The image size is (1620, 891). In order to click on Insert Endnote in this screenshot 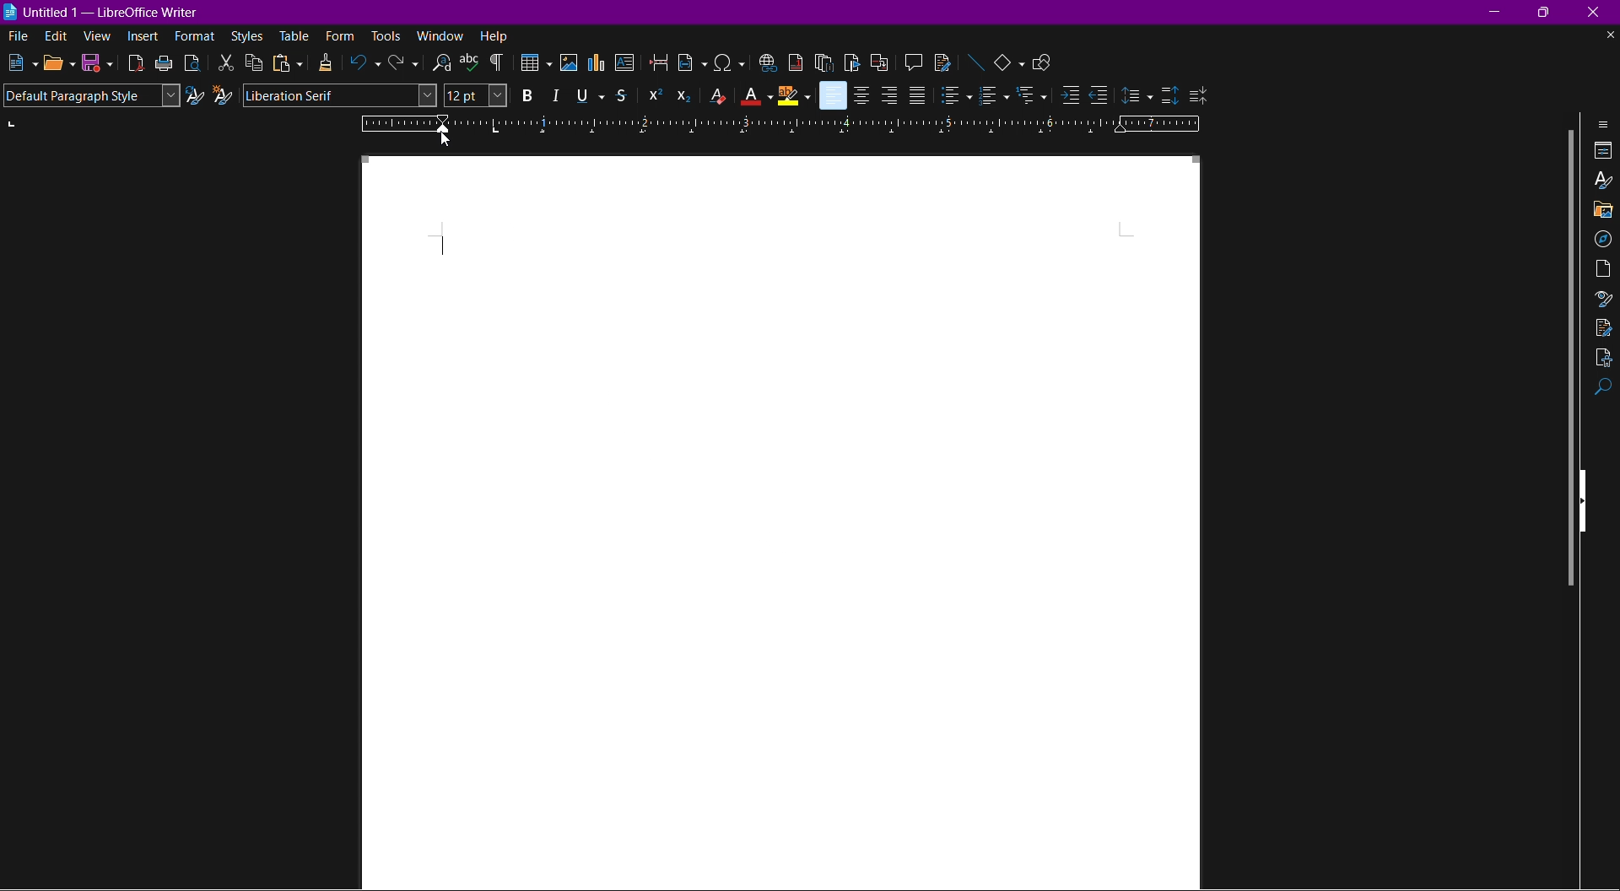, I will do `click(823, 62)`.